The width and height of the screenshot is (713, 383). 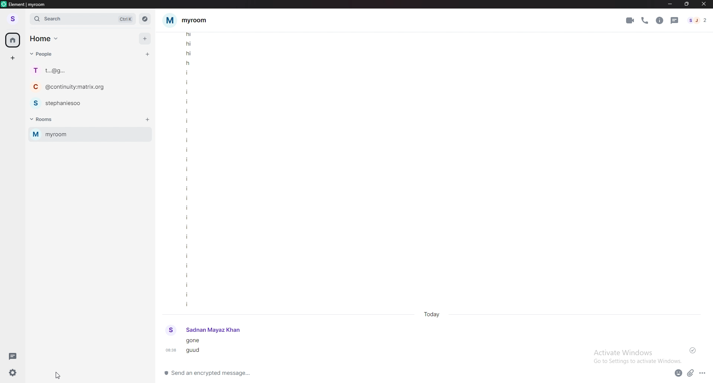 I want to click on start chat, so click(x=147, y=55).